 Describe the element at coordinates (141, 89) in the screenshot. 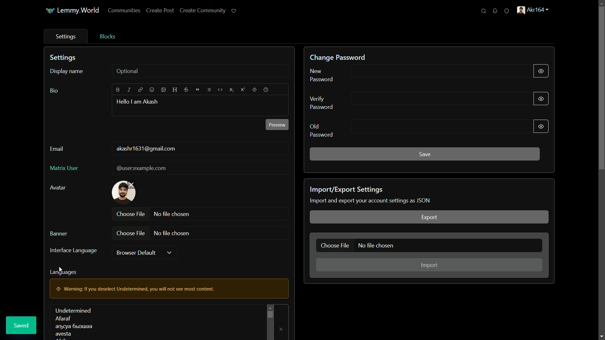

I see `link` at that location.